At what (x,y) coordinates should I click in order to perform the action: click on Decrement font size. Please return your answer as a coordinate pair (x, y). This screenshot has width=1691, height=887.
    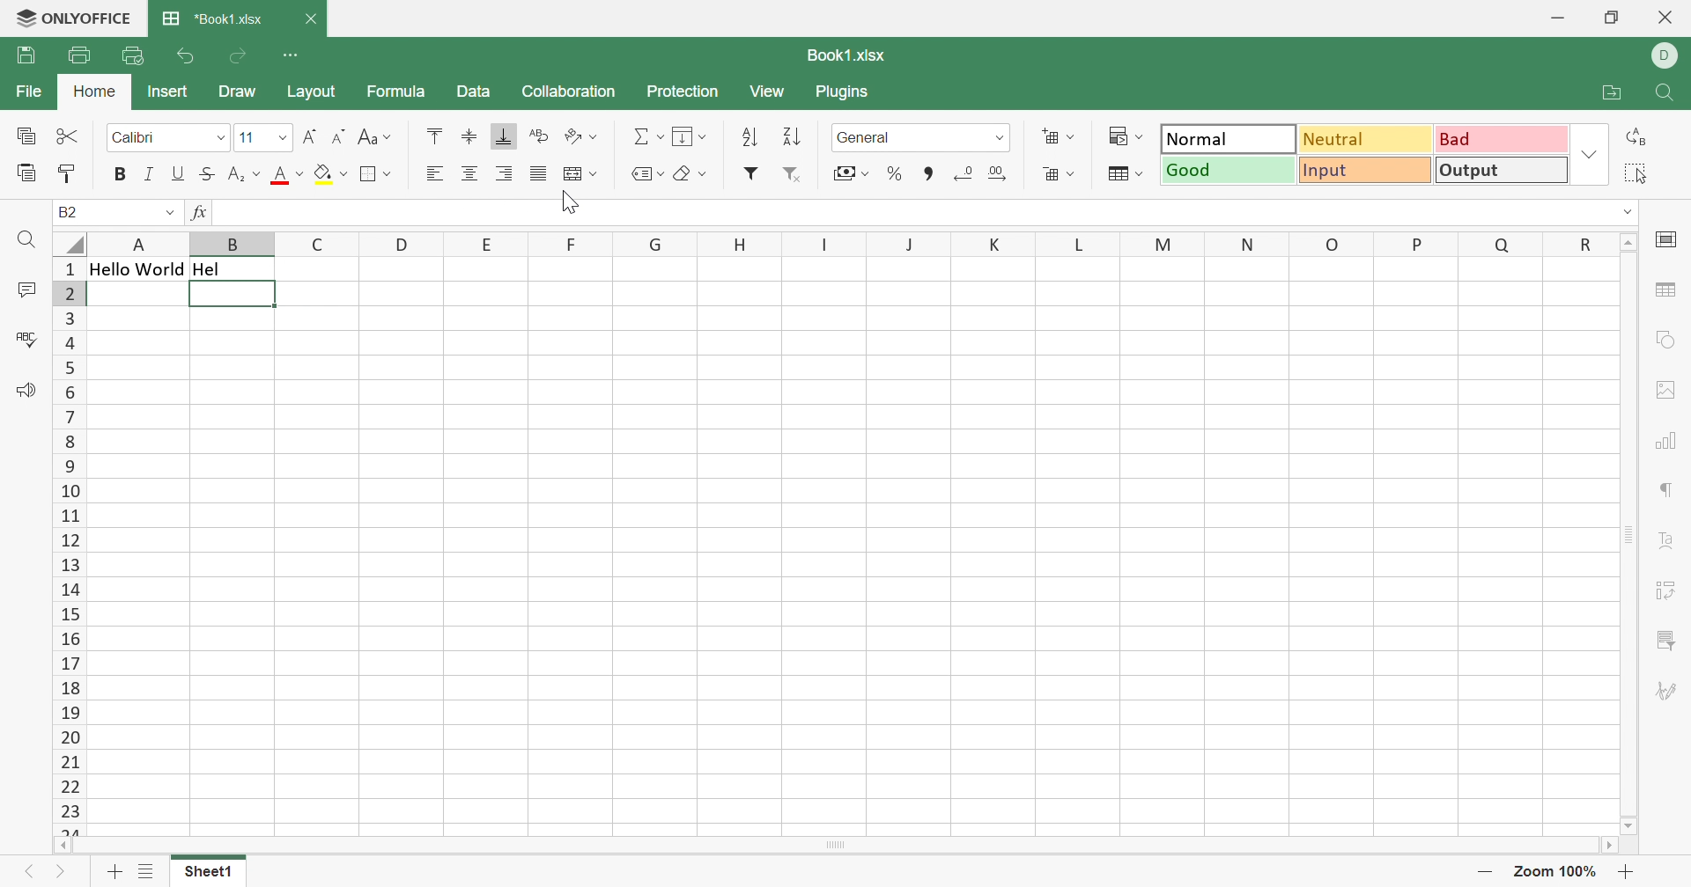
    Looking at the image, I should click on (339, 135).